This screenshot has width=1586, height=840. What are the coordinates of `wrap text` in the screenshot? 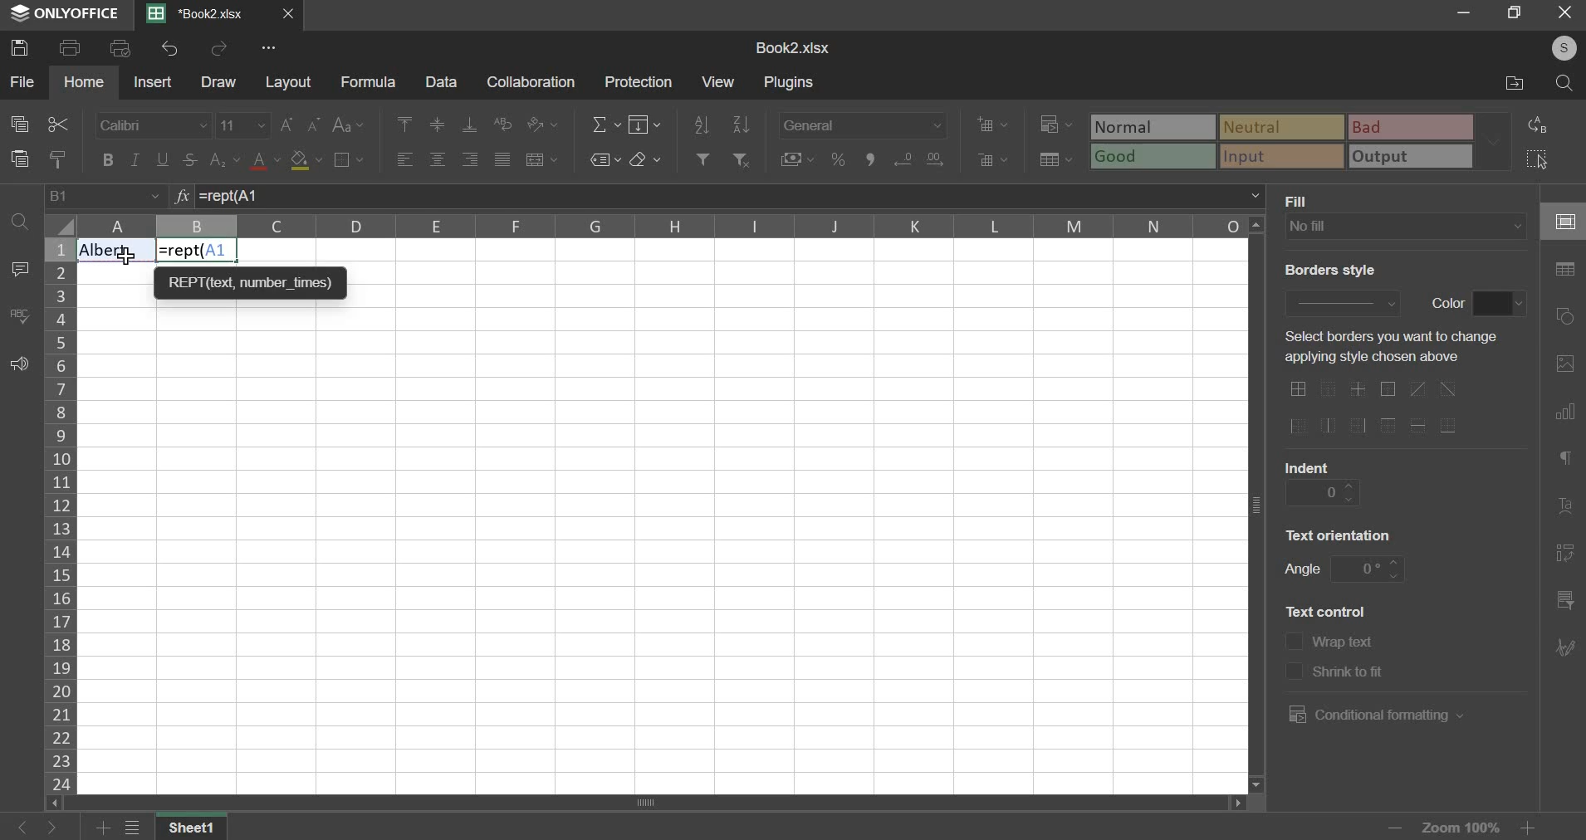 It's located at (502, 124).